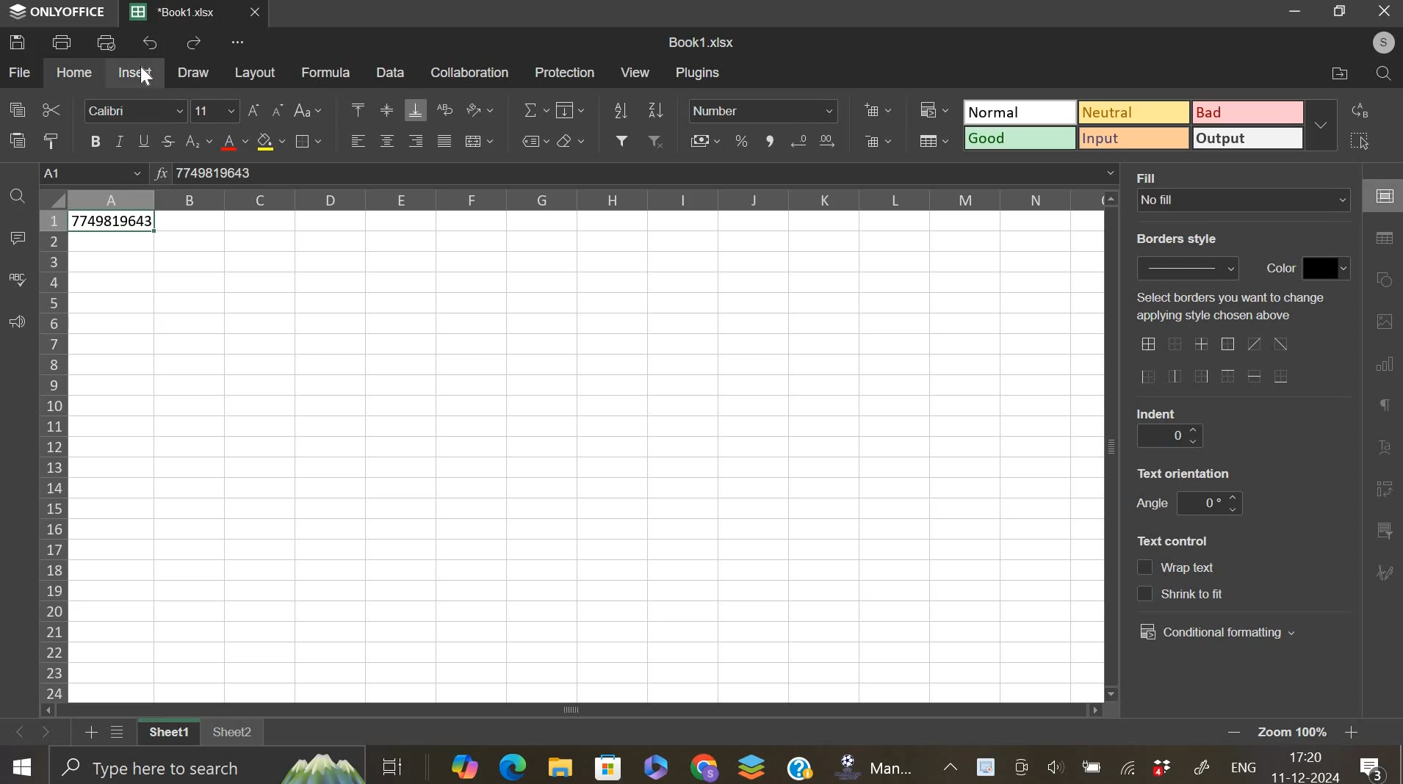  What do you see at coordinates (62, 41) in the screenshot?
I see `print` at bounding box center [62, 41].